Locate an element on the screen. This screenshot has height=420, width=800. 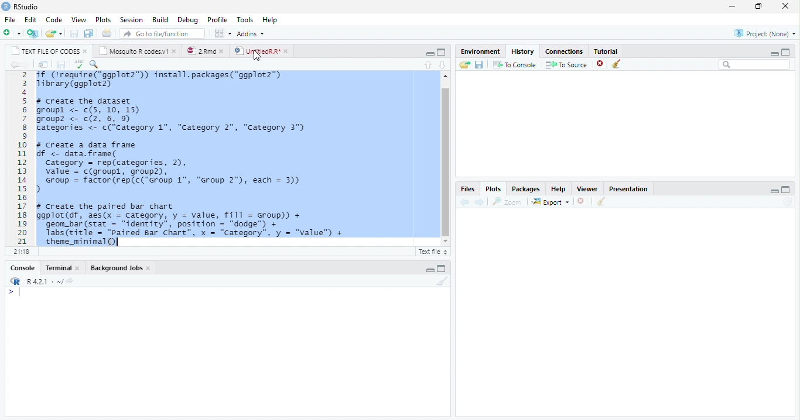
show in new window is located at coordinates (43, 64).